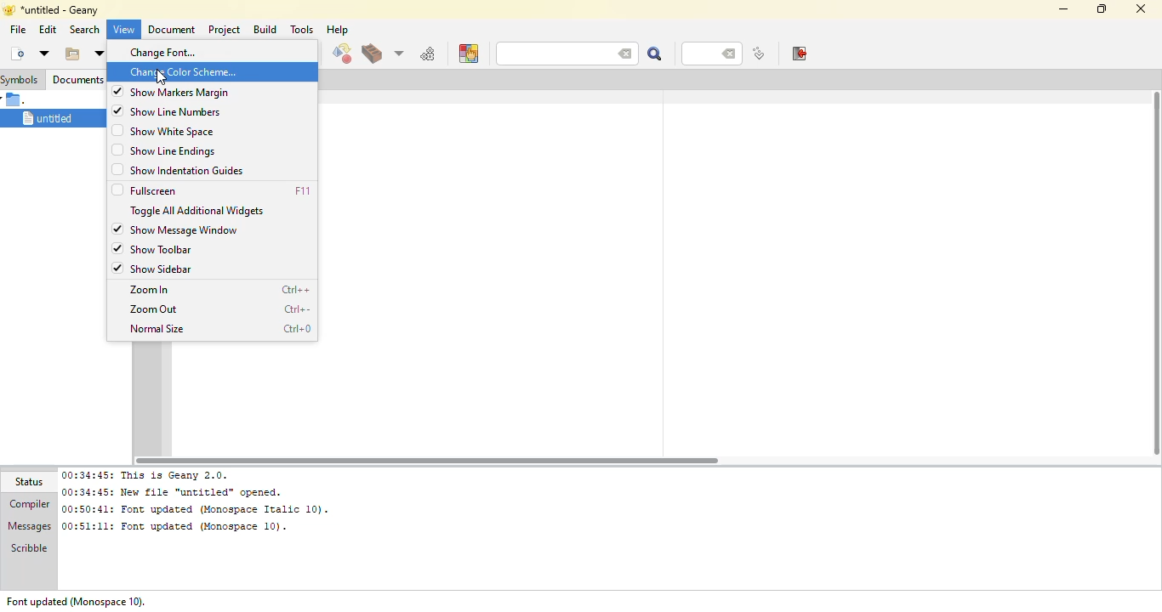 The image size is (1162, 612). What do you see at coordinates (721, 272) in the screenshot?
I see `workspace` at bounding box center [721, 272].